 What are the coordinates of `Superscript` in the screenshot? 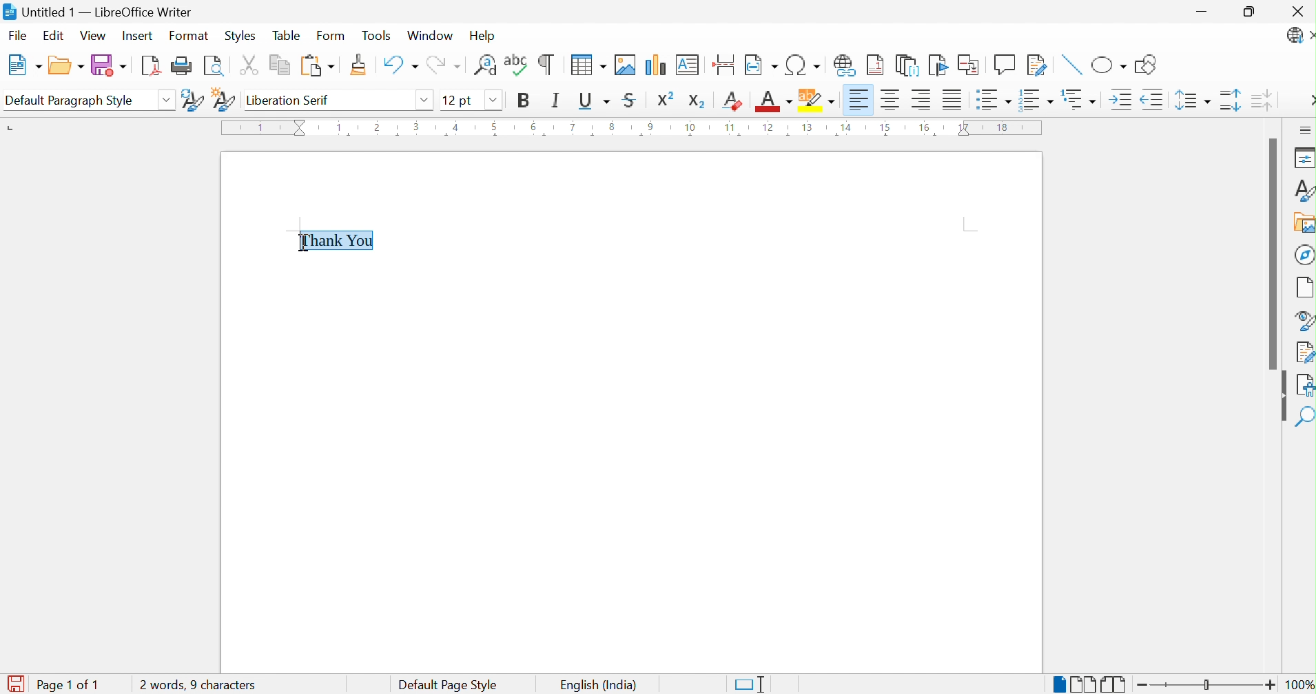 It's located at (666, 99).